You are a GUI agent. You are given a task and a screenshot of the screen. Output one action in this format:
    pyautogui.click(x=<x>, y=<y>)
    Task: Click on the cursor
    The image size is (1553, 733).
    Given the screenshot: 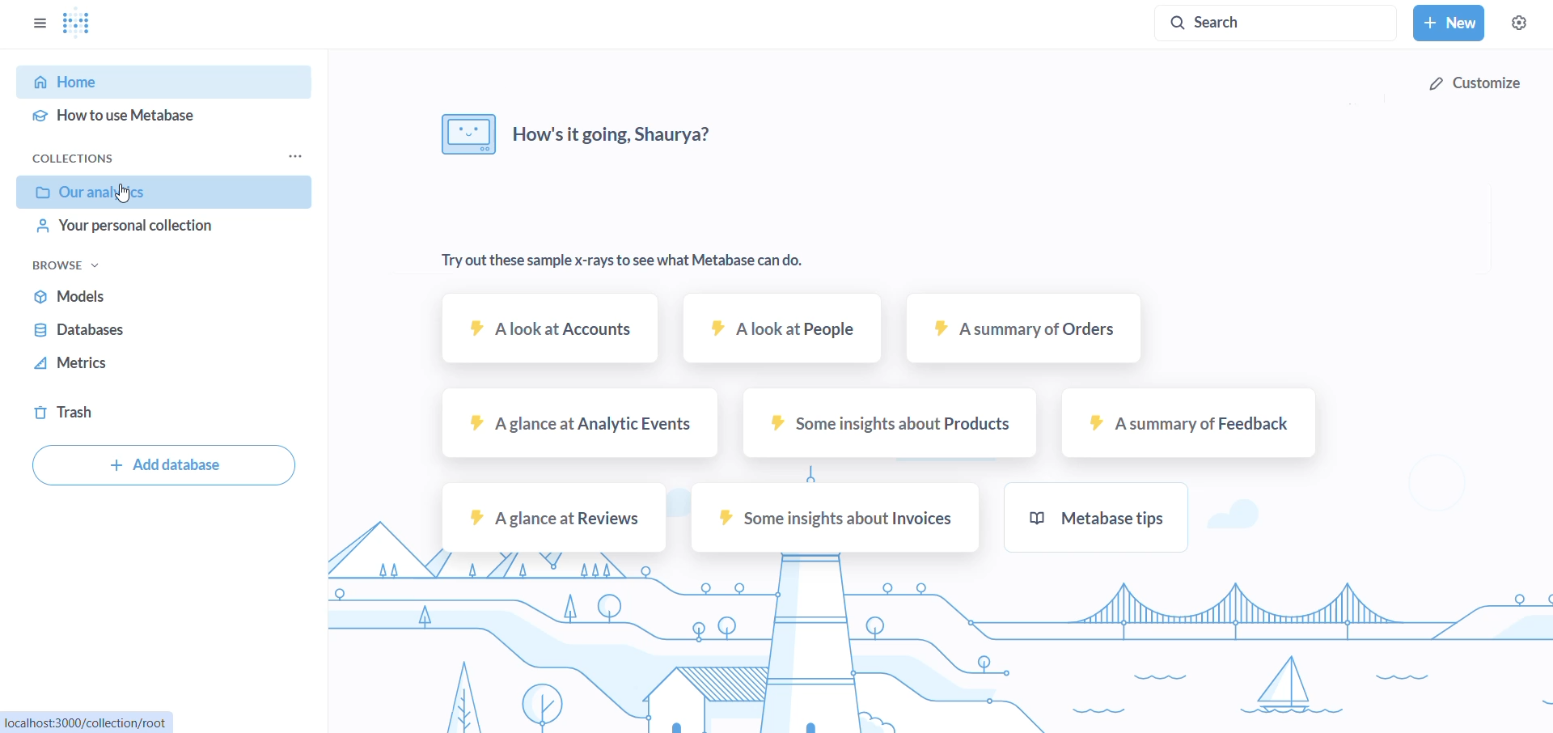 What is the action you would take?
    pyautogui.click(x=127, y=193)
    